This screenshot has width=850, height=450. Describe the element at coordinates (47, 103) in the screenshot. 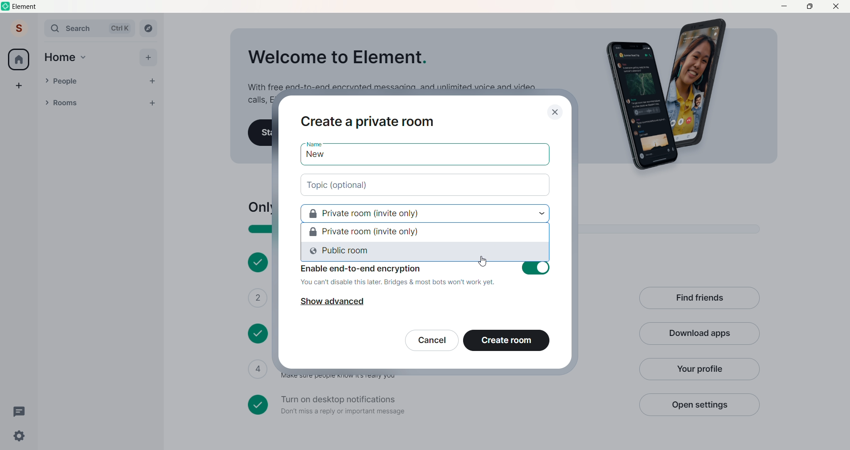

I see `Room Drop Down` at that location.